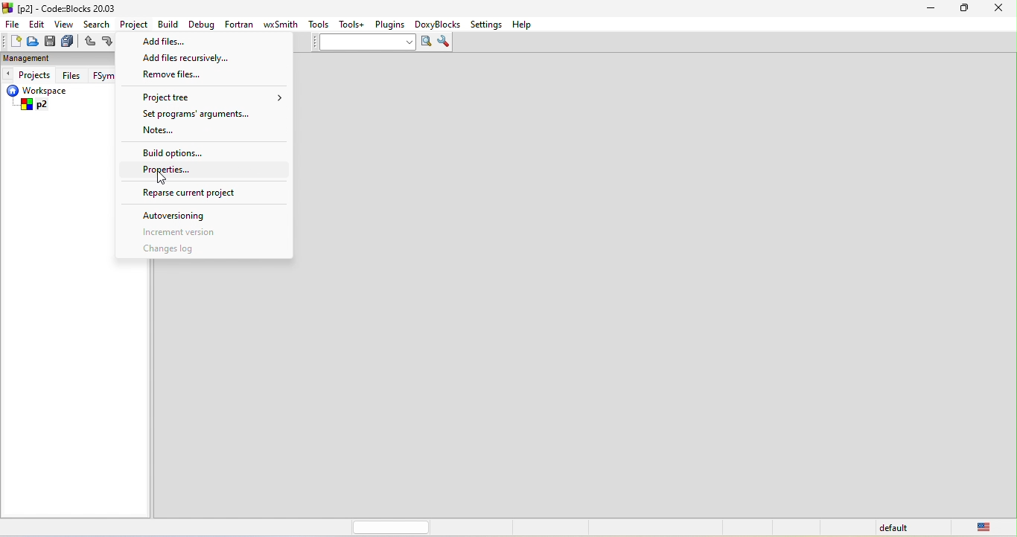 The image size is (1017, 537). I want to click on help, so click(529, 25).